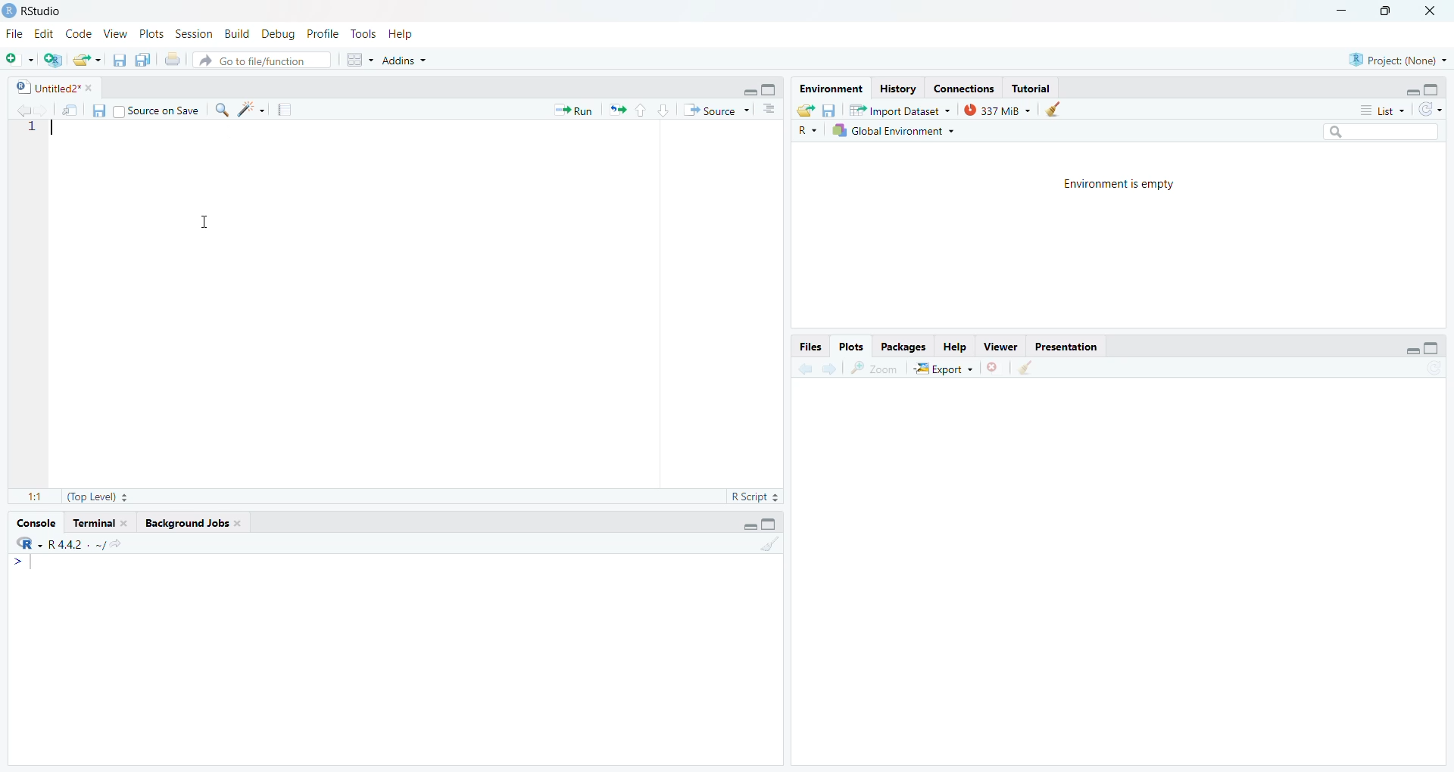  I want to click on Terminal, so click(101, 523).